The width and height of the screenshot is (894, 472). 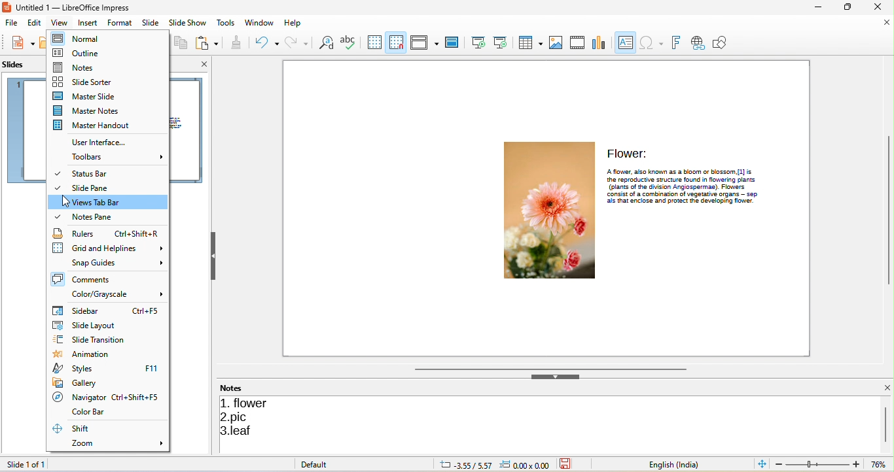 What do you see at coordinates (188, 23) in the screenshot?
I see `slideshow` at bounding box center [188, 23].